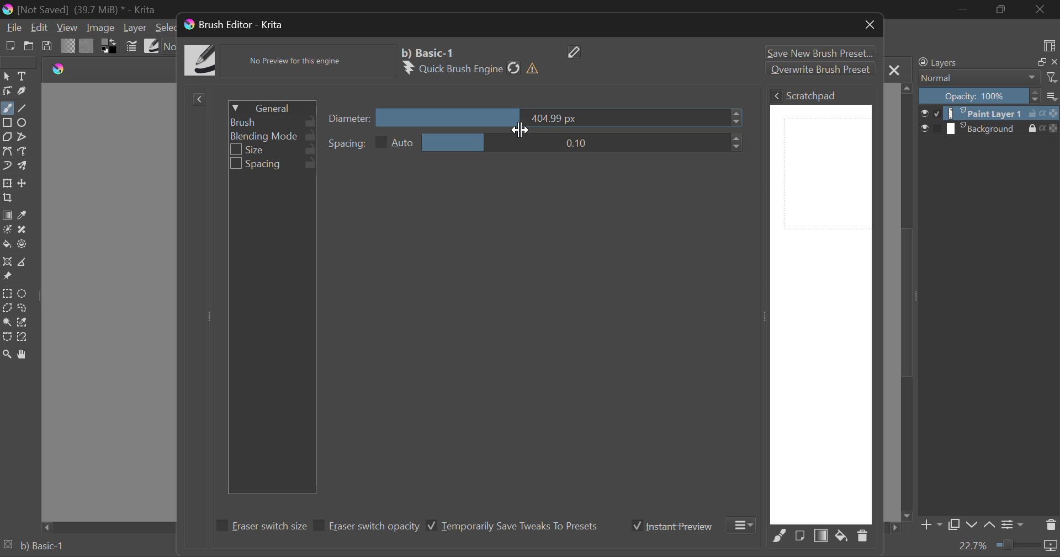 This screenshot has height=557, width=1060. What do you see at coordinates (870, 26) in the screenshot?
I see `Close` at bounding box center [870, 26].